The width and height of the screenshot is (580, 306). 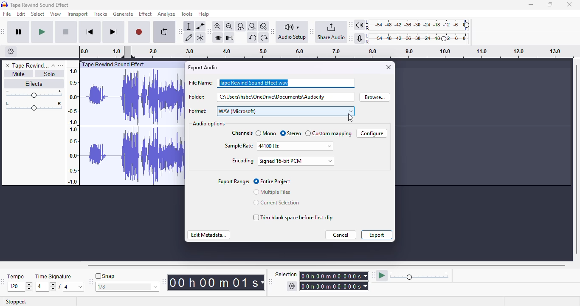 What do you see at coordinates (5, 4) in the screenshot?
I see `logo` at bounding box center [5, 4].